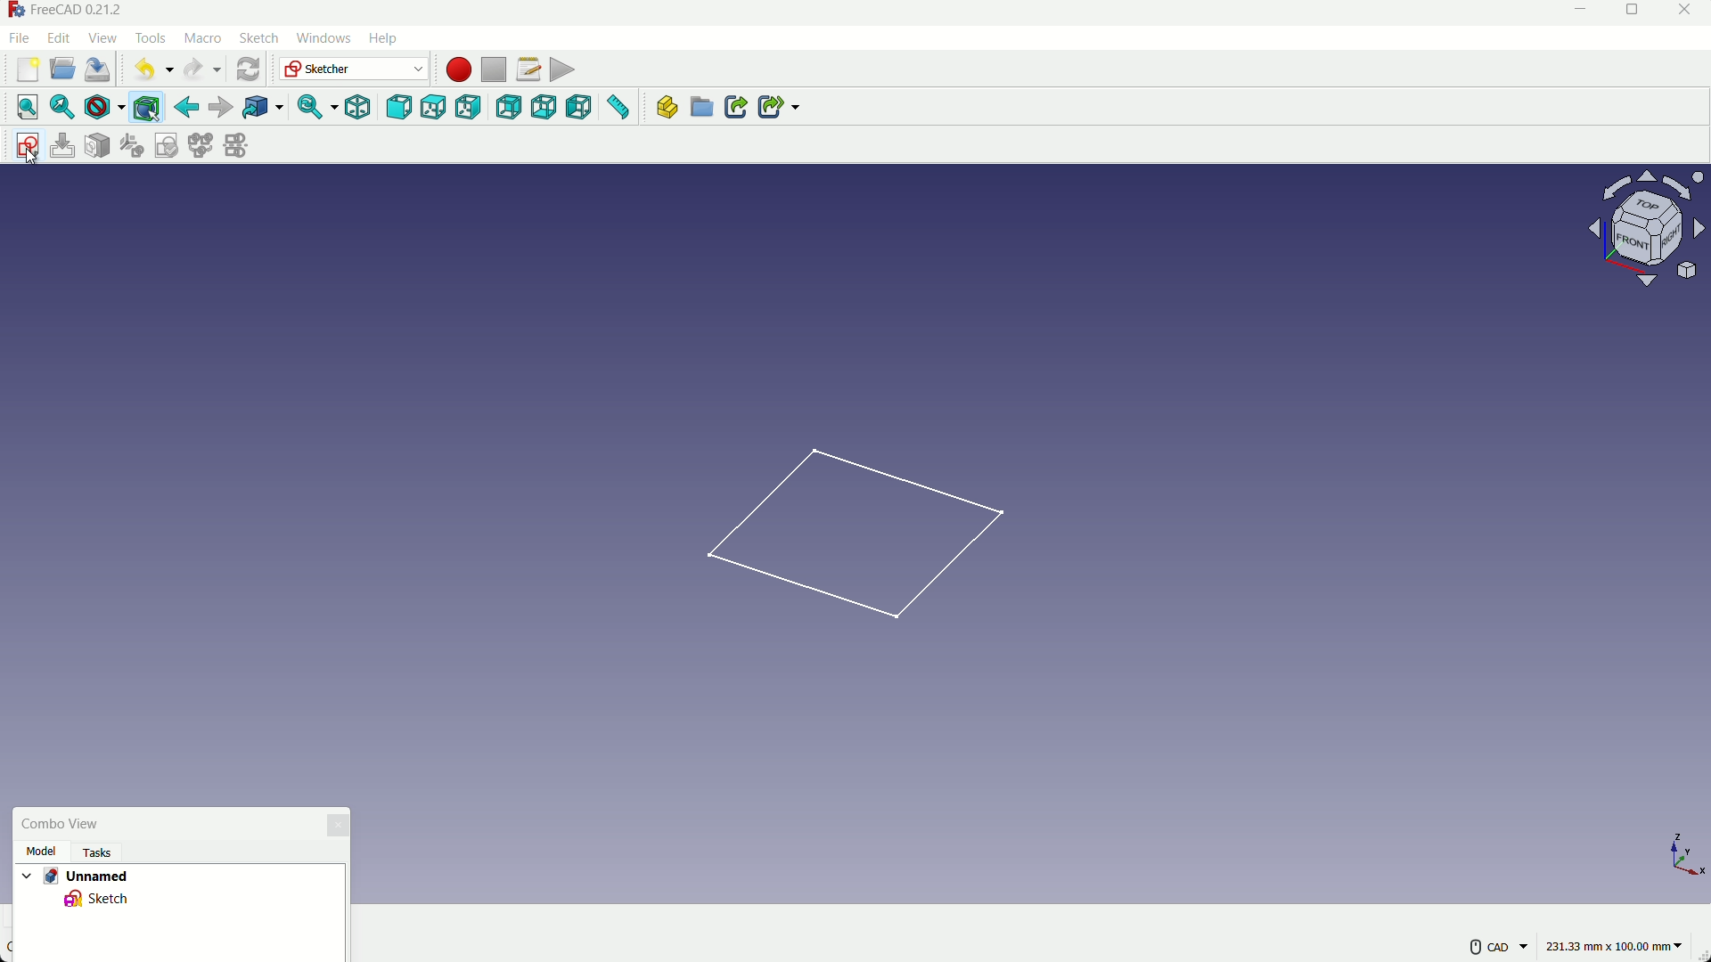 This screenshot has height=962, width=1711. I want to click on new file, so click(29, 69).